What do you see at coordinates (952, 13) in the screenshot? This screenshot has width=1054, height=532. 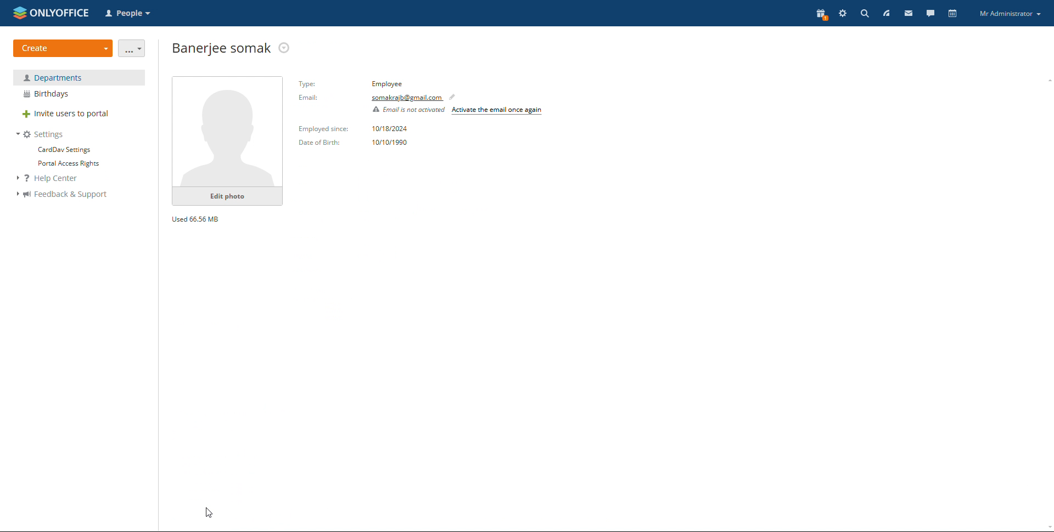 I see `calendar` at bounding box center [952, 13].